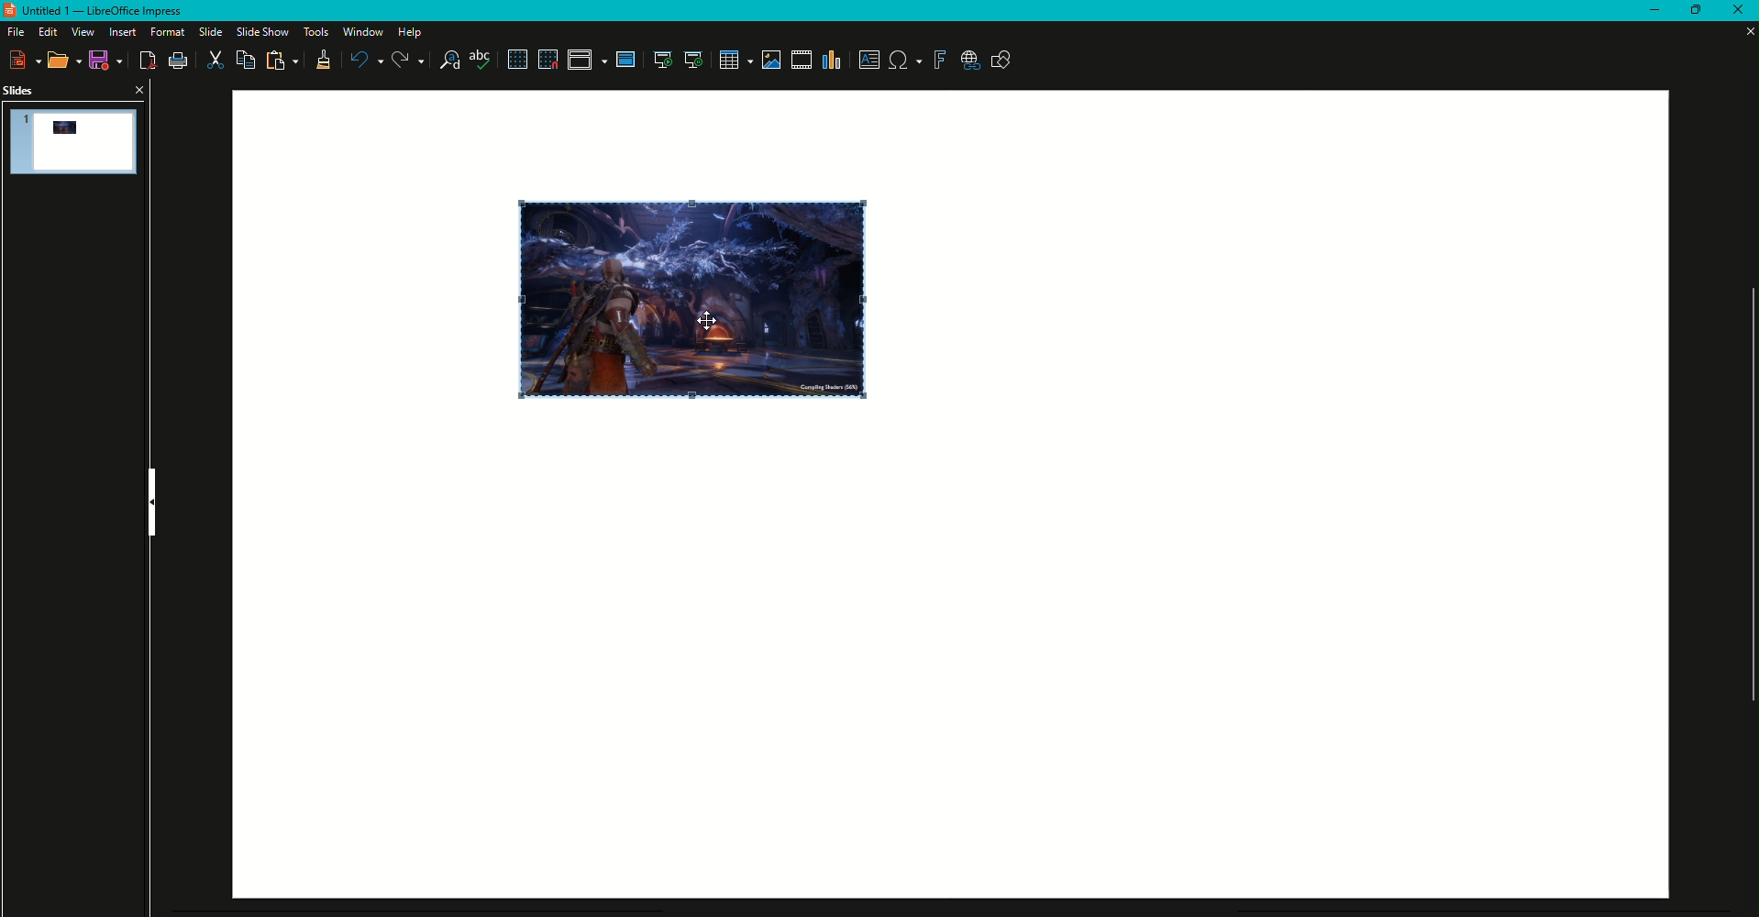 This screenshot has width=1759, height=917. I want to click on Find and Replace, so click(449, 61).